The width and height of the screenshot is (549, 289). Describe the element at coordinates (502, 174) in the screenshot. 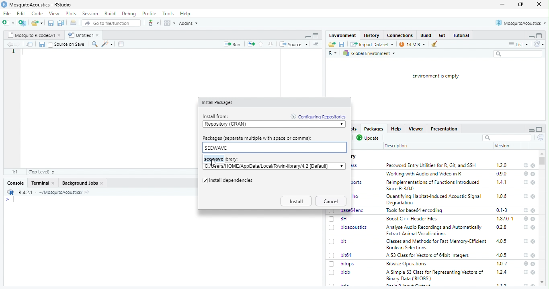

I see `09.0` at that location.